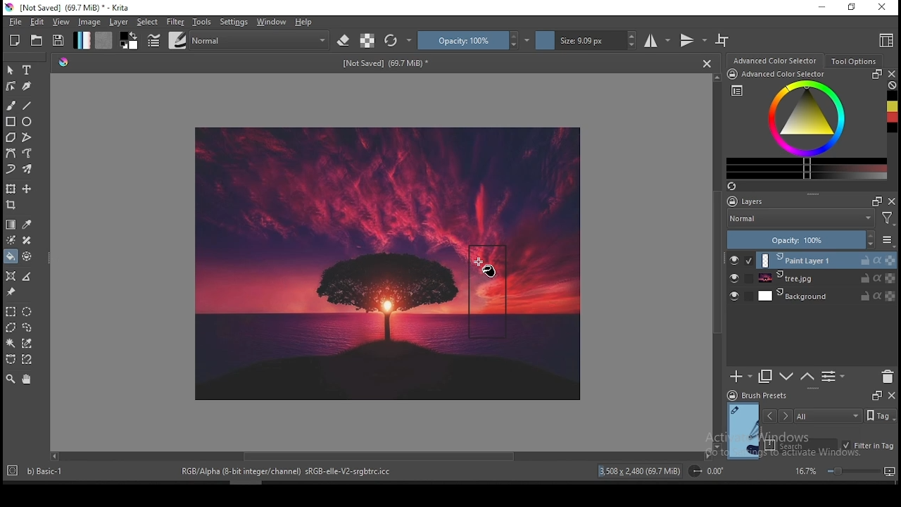 This screenshot has height=507, width=901. Describe the element at coordinates (11, 239) in the screenshot. I see `colorize mask tool` at that location.